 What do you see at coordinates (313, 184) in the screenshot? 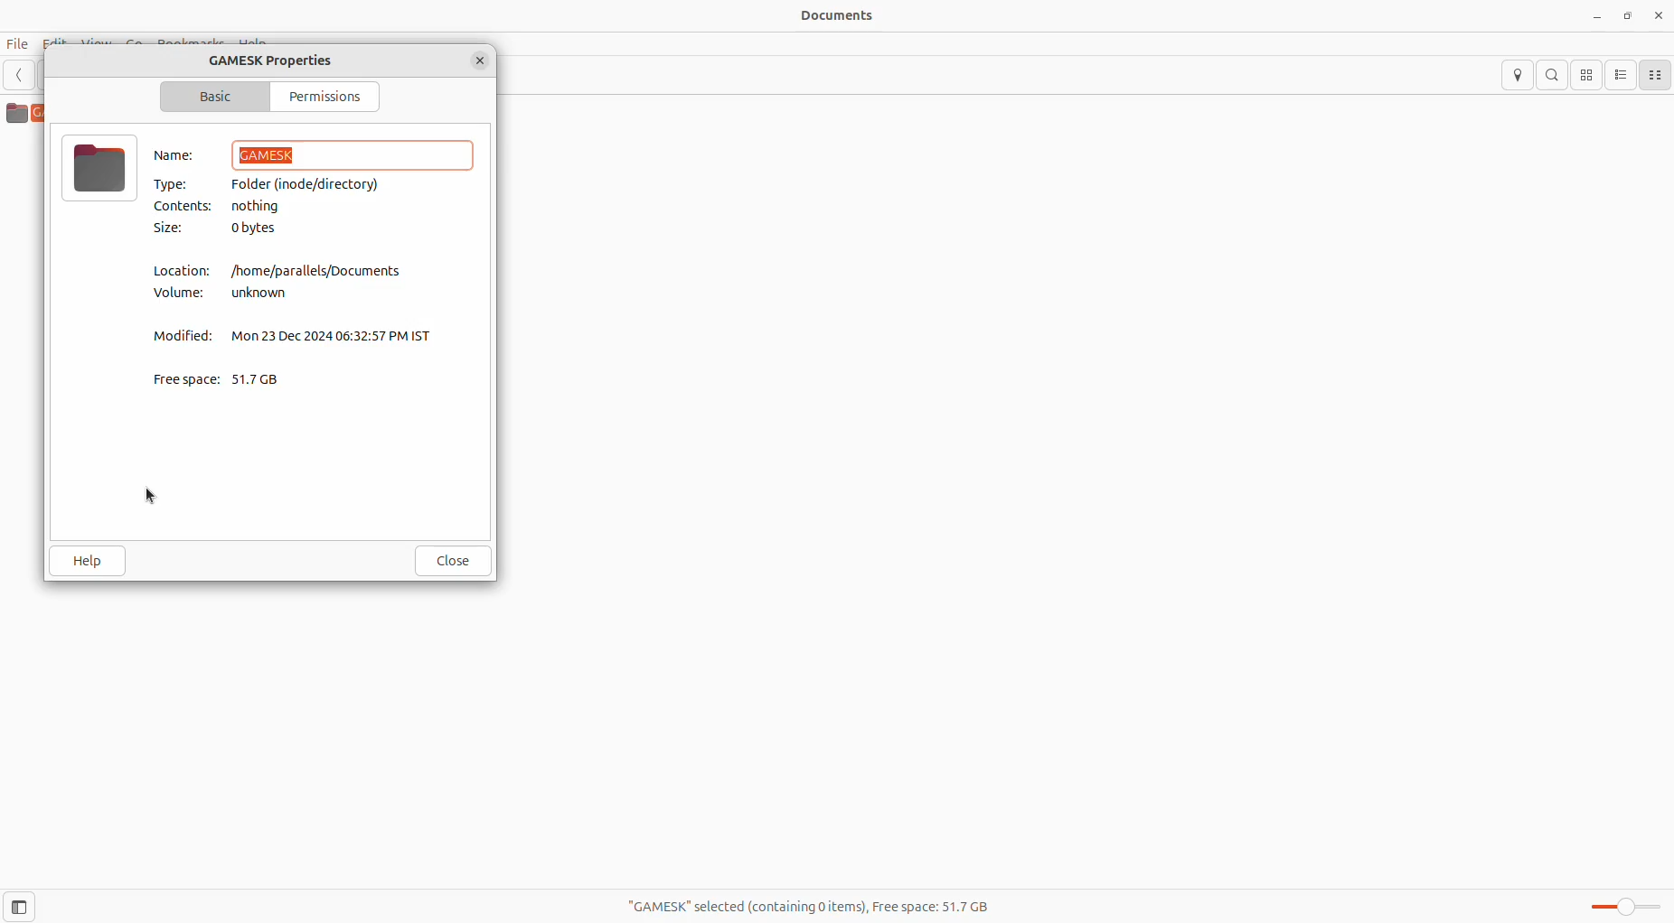
I see `Folder(indode/directory)` at bounding box center [313, 184].